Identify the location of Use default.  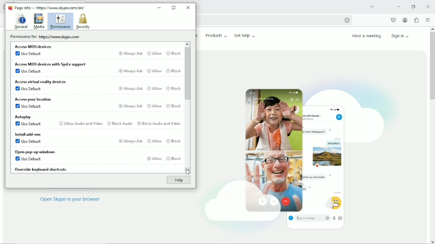
(28, 141).